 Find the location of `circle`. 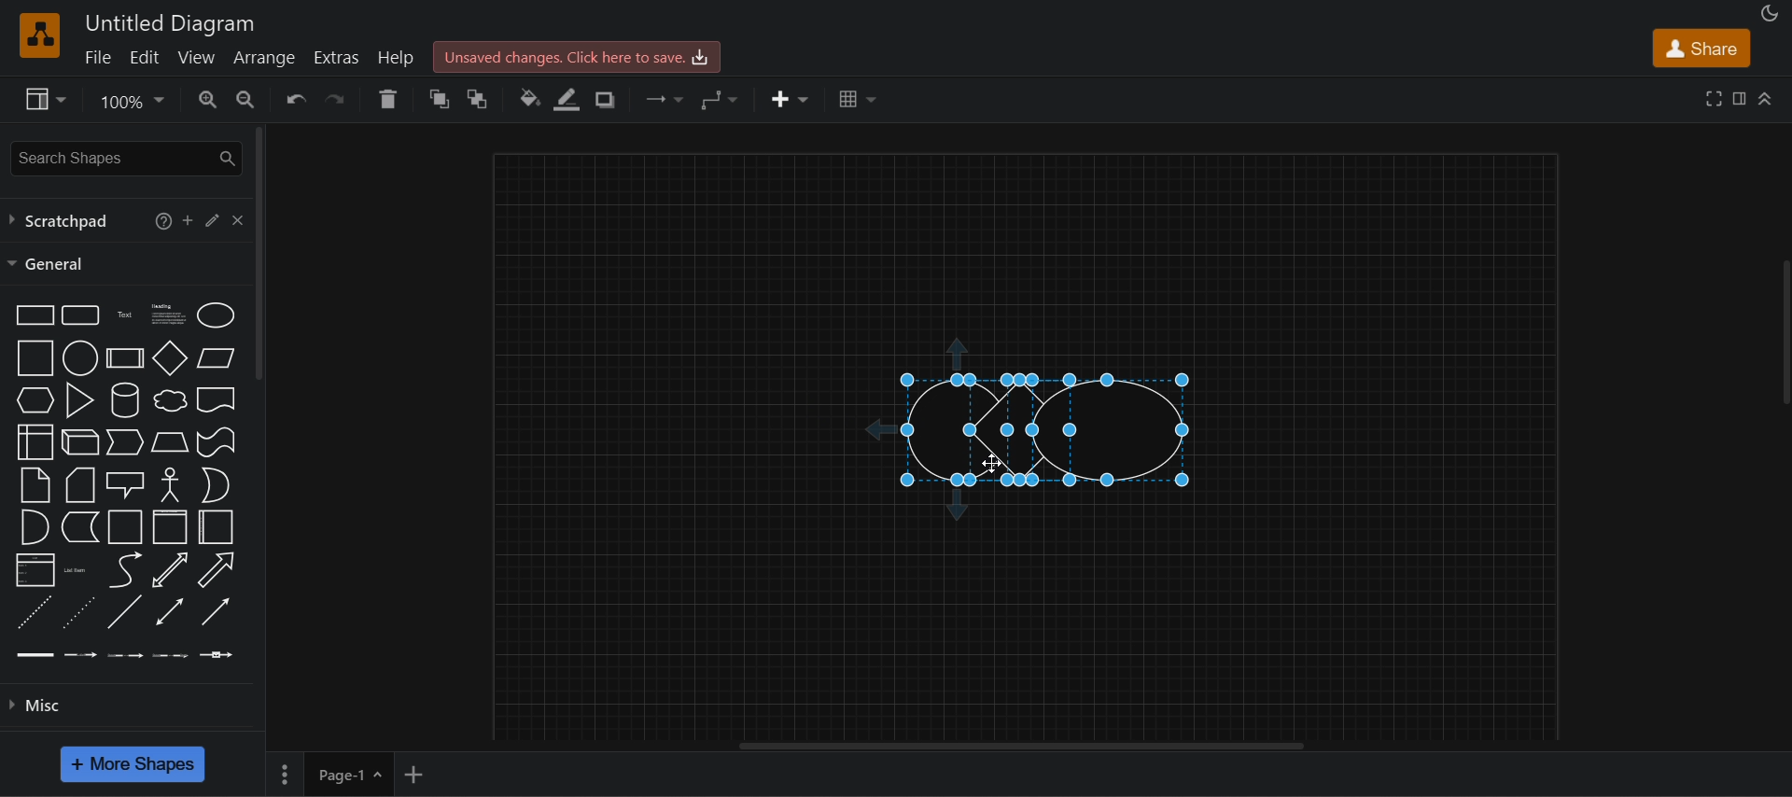

circle is located at coordinates (78, 357).